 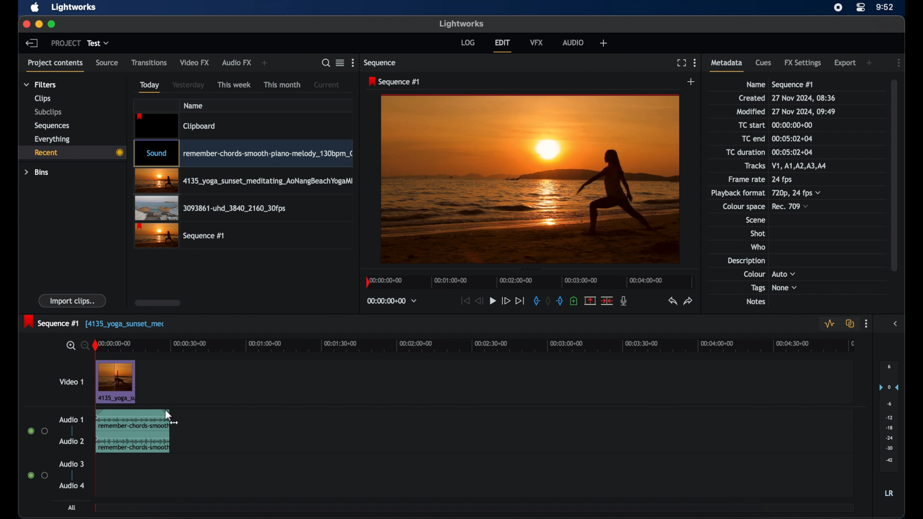 I want to click on video clip, so click(x=243, y=153).